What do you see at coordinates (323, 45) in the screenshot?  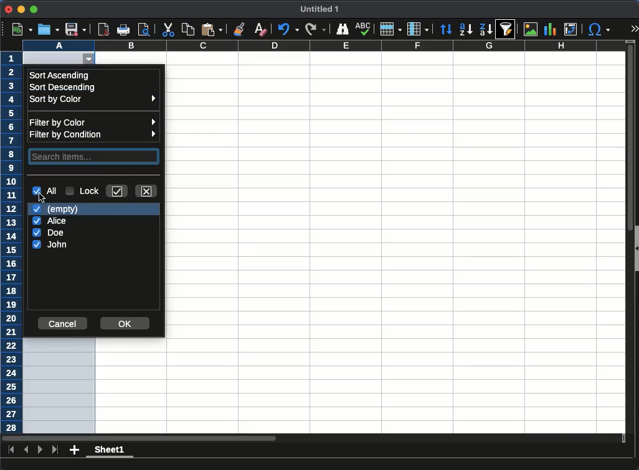 I see `column` at bounding box center [323, 45].